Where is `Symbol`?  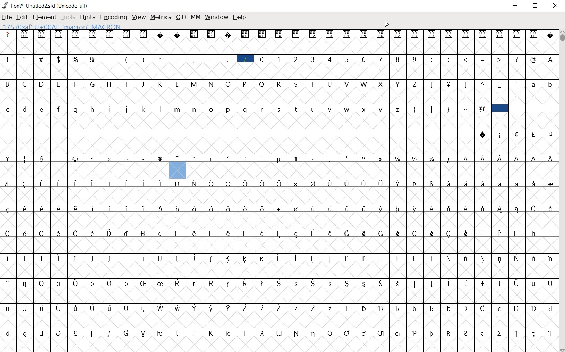
Symbol is located at coordinates (295, 259).